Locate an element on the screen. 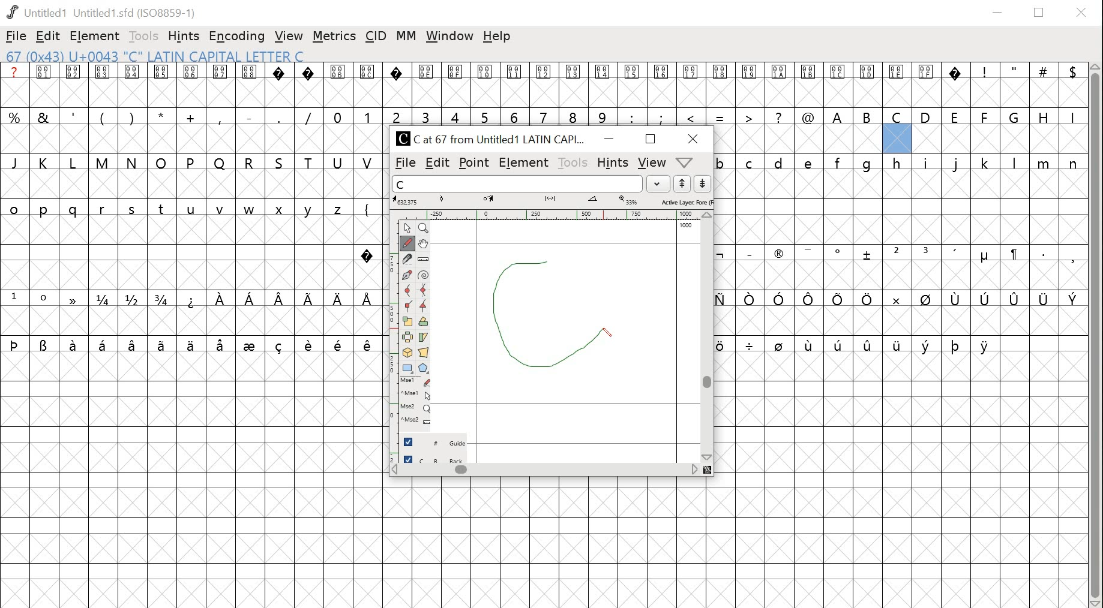 This screenshot has height=608, width=1103. HV curve is located at coordinates (425, 291).